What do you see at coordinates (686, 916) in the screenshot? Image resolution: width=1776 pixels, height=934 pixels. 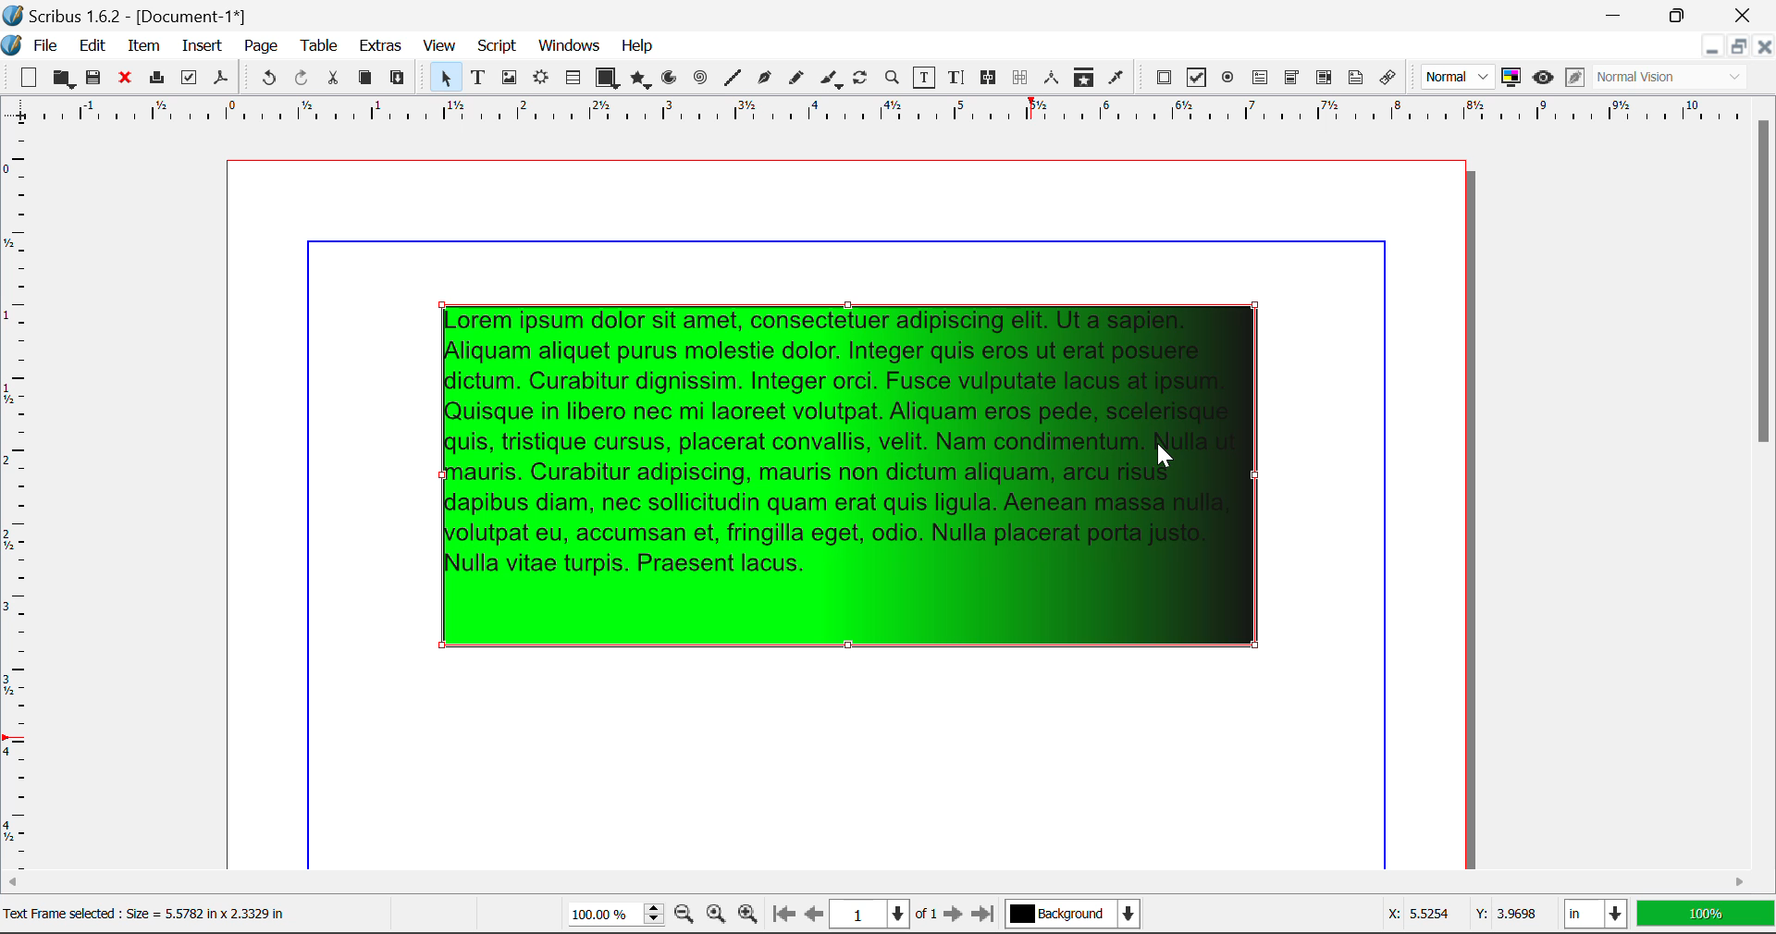 I see `Zoom Out` at bounding box center [686, 916].